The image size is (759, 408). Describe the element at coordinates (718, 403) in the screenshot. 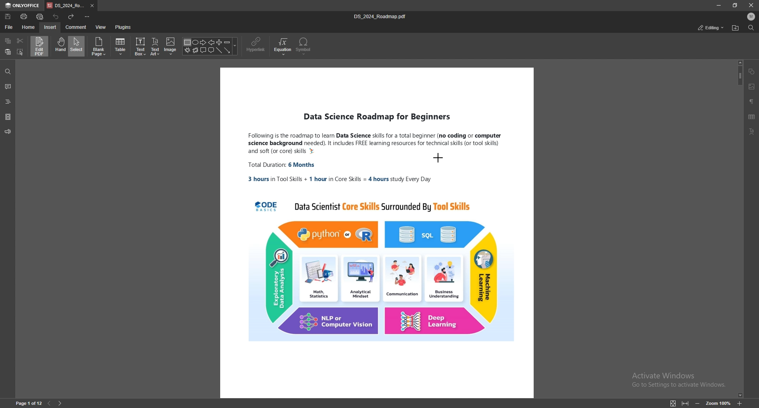

I see `zoom` at that location.